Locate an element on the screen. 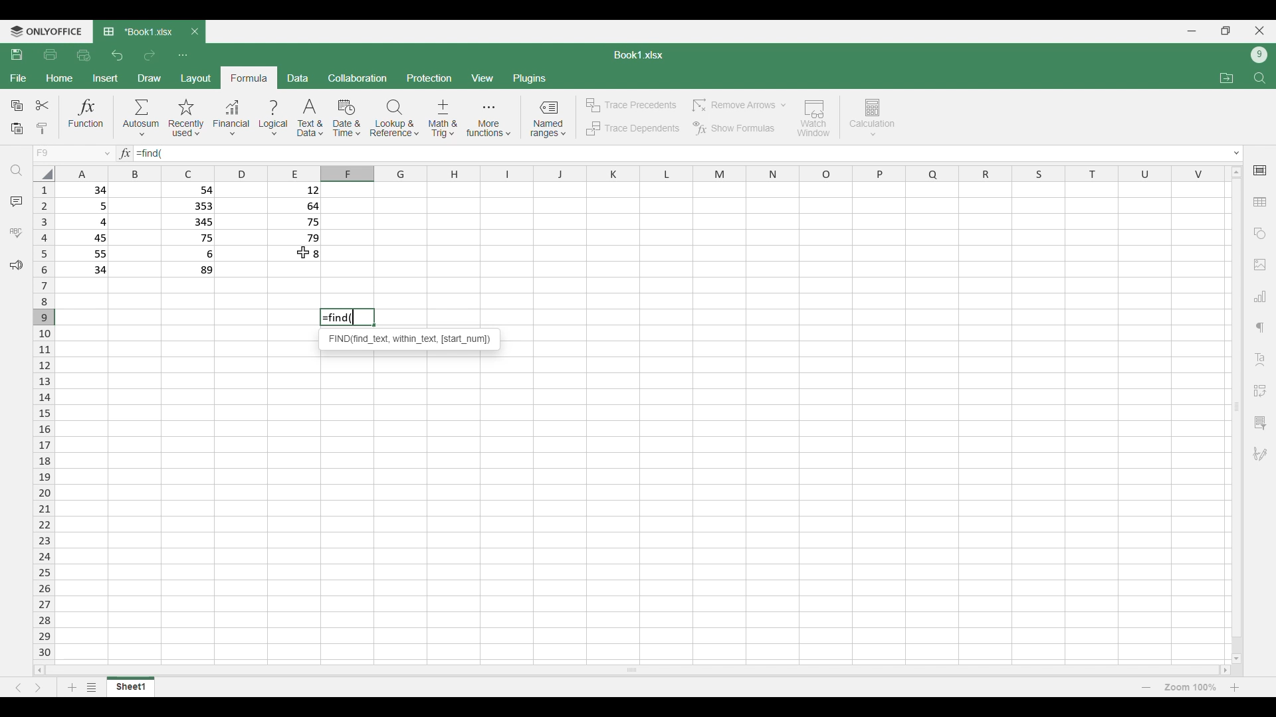  Undo is located at coordinates (118, 55).